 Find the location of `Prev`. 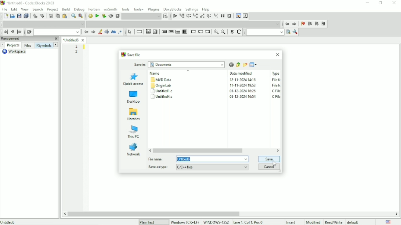

Prev is located at coordinates (3, 45).